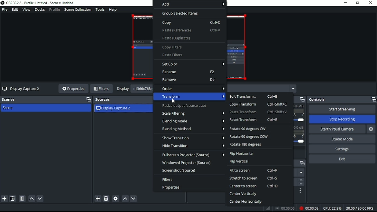 The image size is (377, 212). I want to click on Up arrow, so click(301, 180).